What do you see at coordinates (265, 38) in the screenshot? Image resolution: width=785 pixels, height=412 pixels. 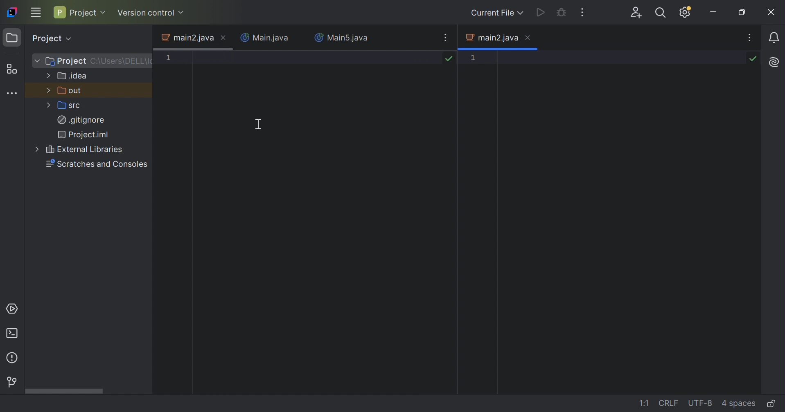 I see `Main.java` at bounding box center [265, 38].